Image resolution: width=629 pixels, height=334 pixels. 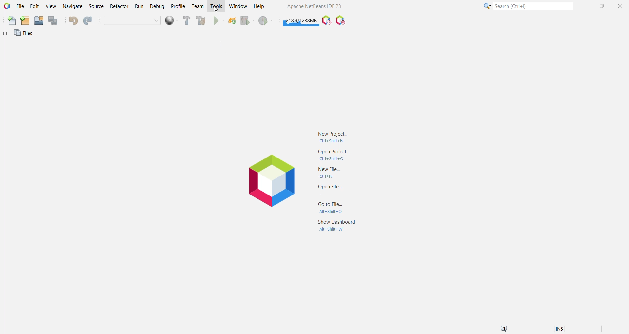 I want to click on Open Project, so click(x=38, y=21).